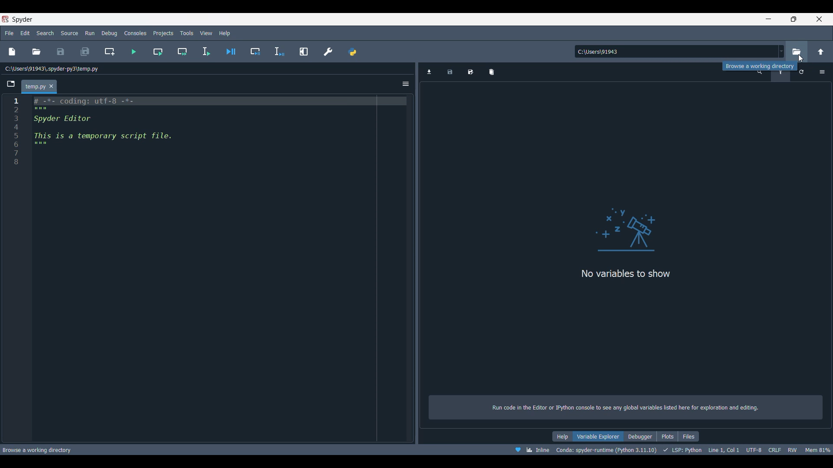 The image size is (833, 468). I want to click on Variable explorer, so click(598, 436).